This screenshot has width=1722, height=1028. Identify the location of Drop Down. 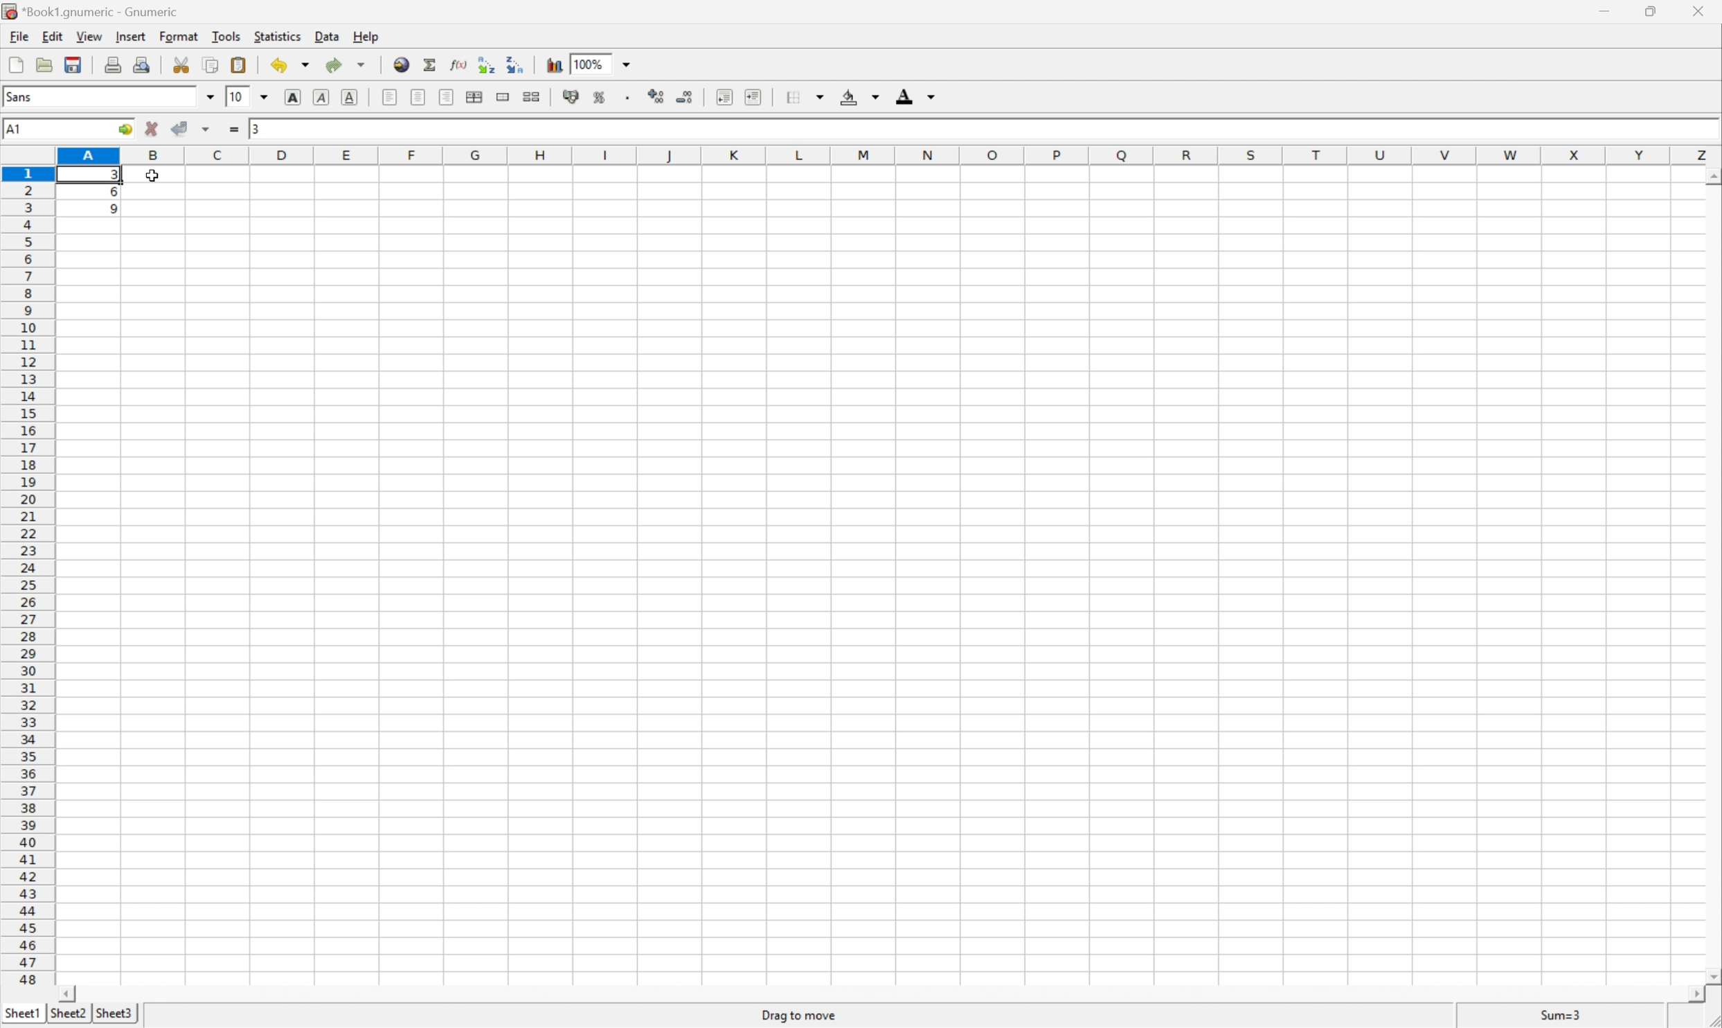
(210, 97).